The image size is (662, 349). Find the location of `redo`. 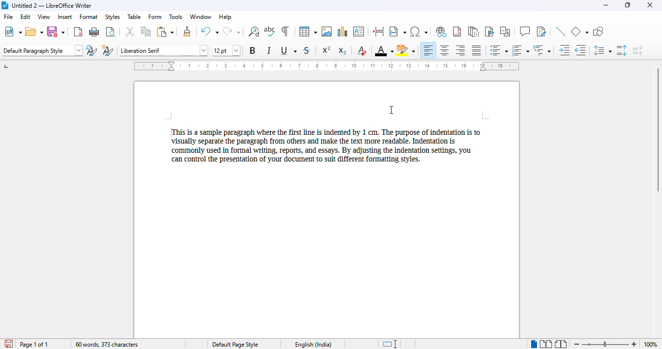

redo is located at coordinates (231, 31).